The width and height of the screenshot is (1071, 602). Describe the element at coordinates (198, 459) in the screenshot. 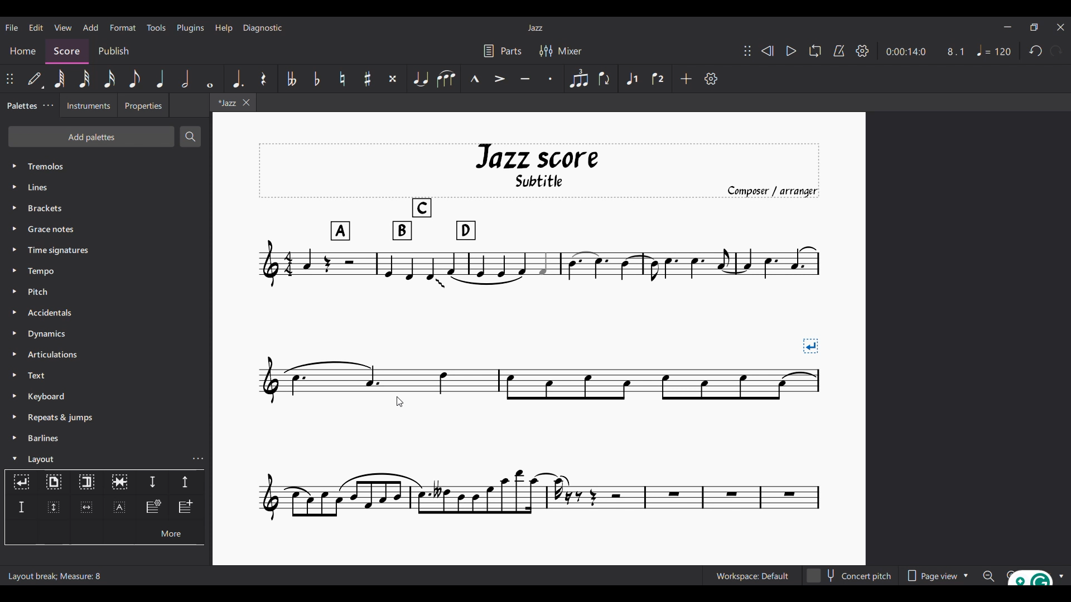

I see `Layout settings` at that location.